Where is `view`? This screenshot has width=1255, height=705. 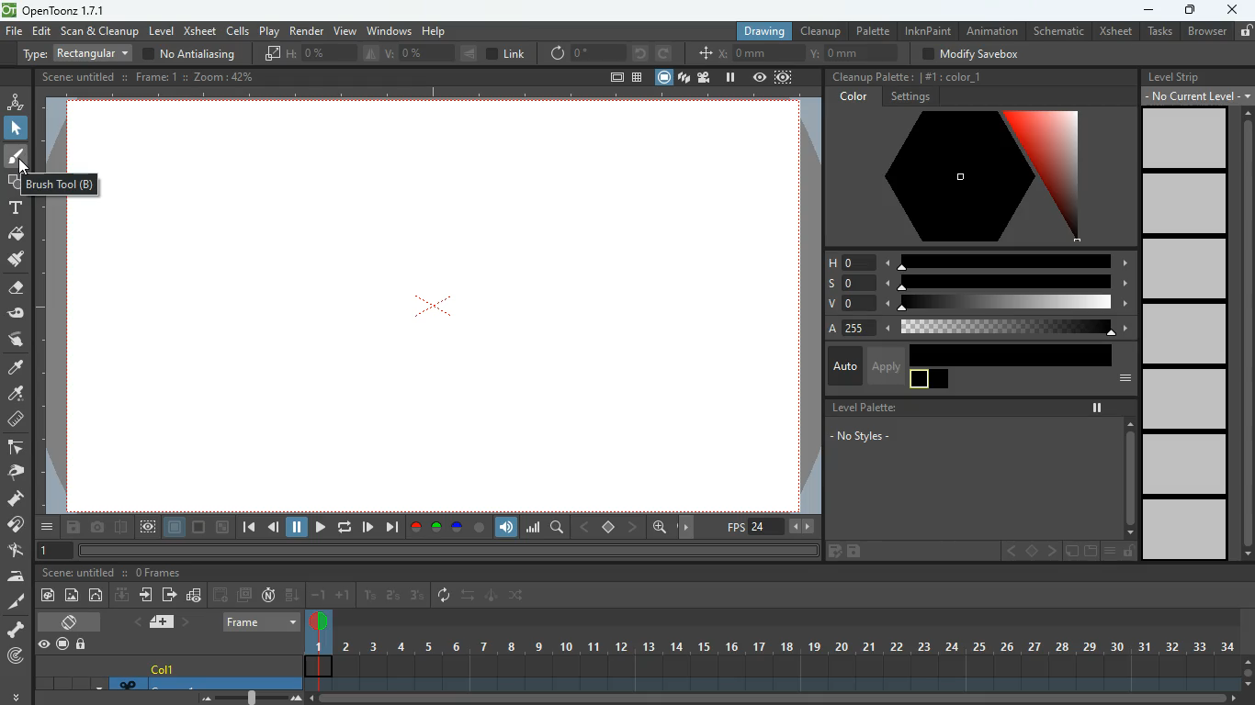 view is located at coordinates (760, 77).